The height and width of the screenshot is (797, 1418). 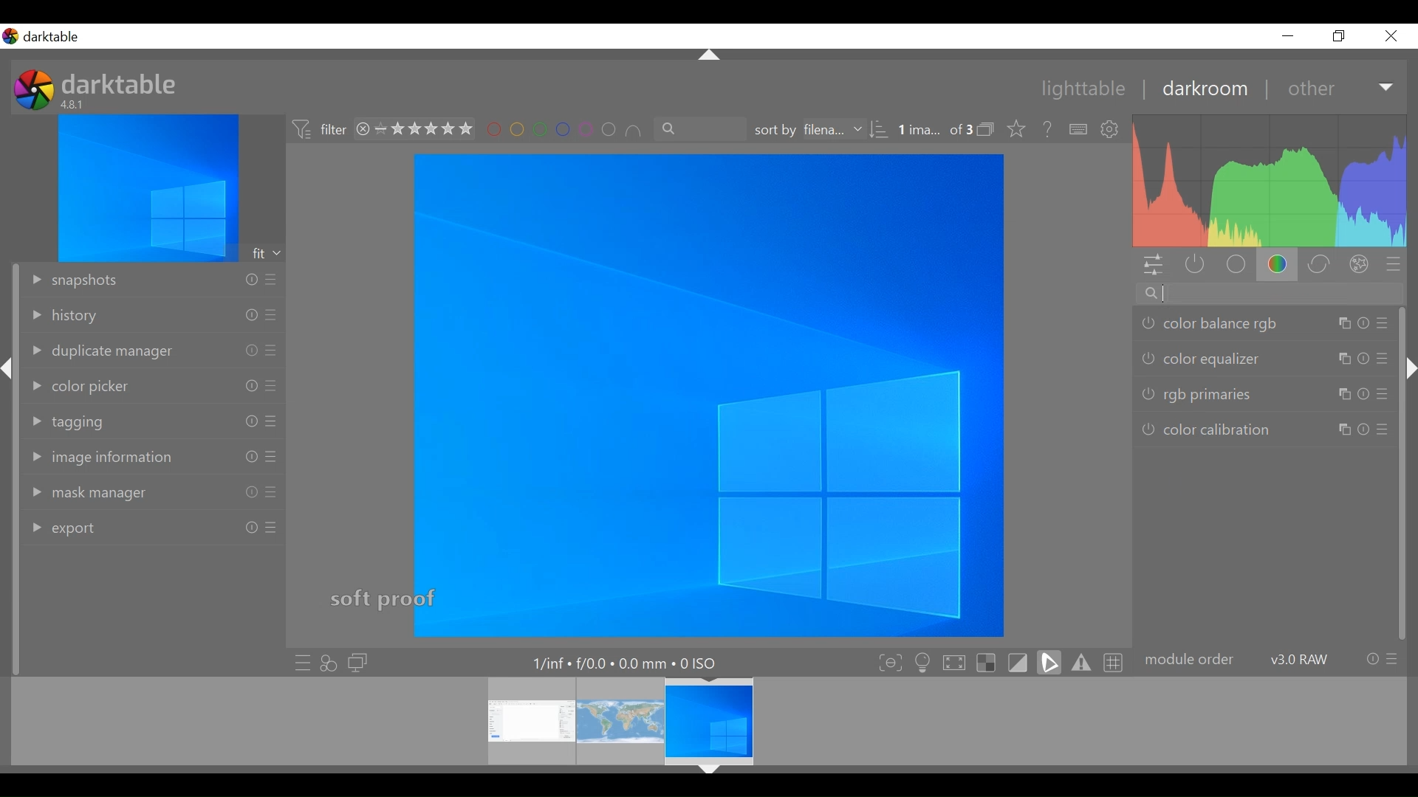 What do you see at coordinates (701, 129) in the screenshot?
I see `filter by text` at bounding box center [701, 129].